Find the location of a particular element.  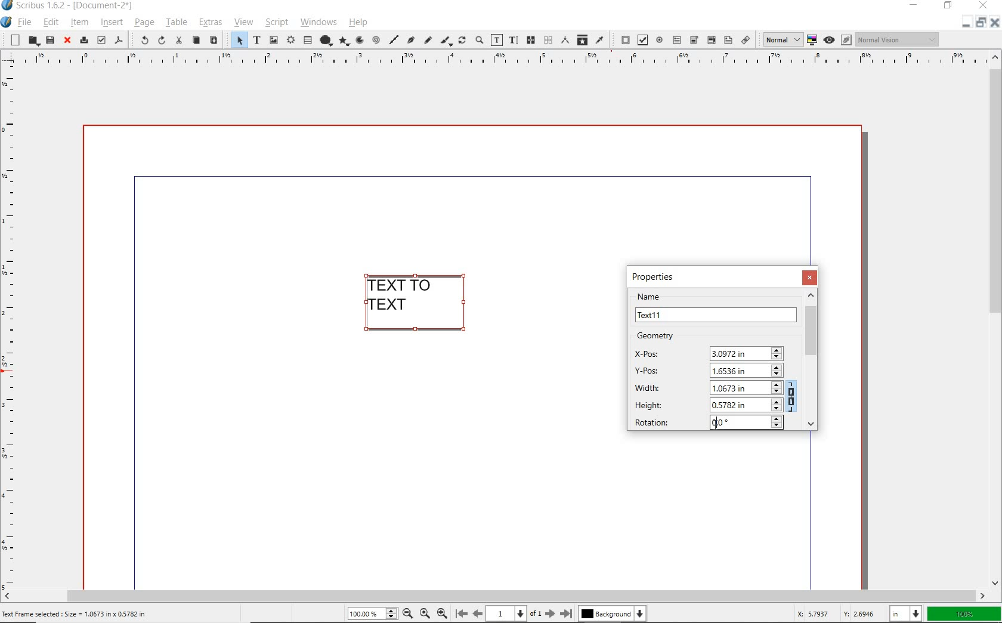

Bezier curve is located at coordinates (410, 39).